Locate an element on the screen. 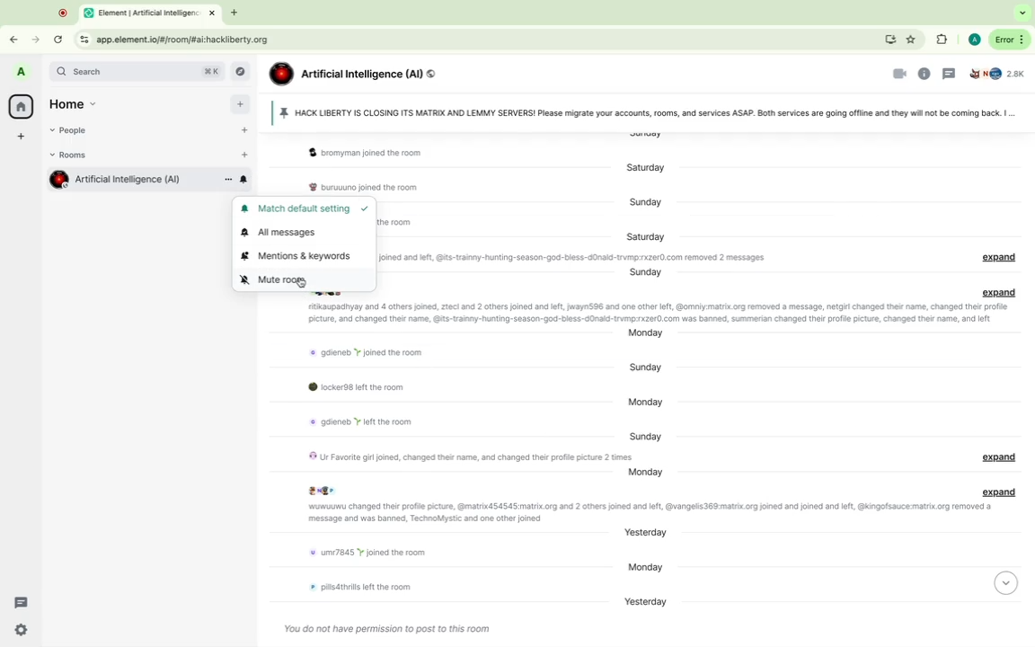 The width and height of the screenshot is (1035, 647). Message is located at coordinates (644, 512).